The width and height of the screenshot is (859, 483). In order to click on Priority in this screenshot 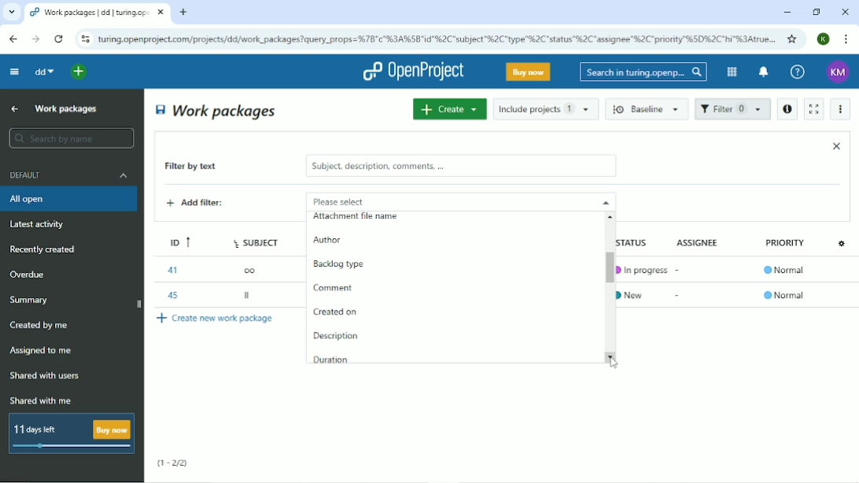, I will do `click(787, 247)`.